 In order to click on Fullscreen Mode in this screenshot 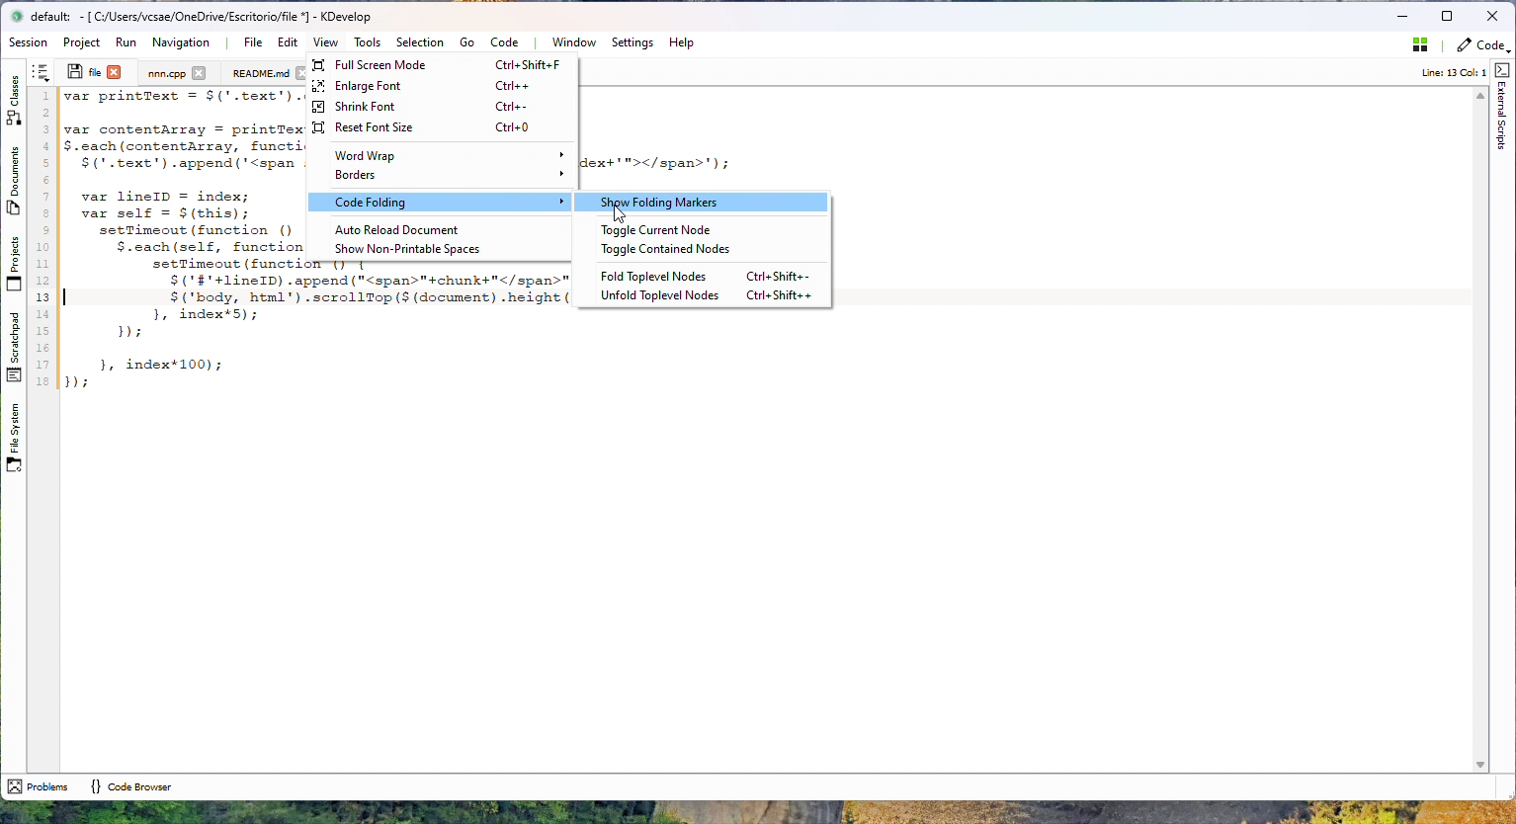, I will do `click(441, 65)`.